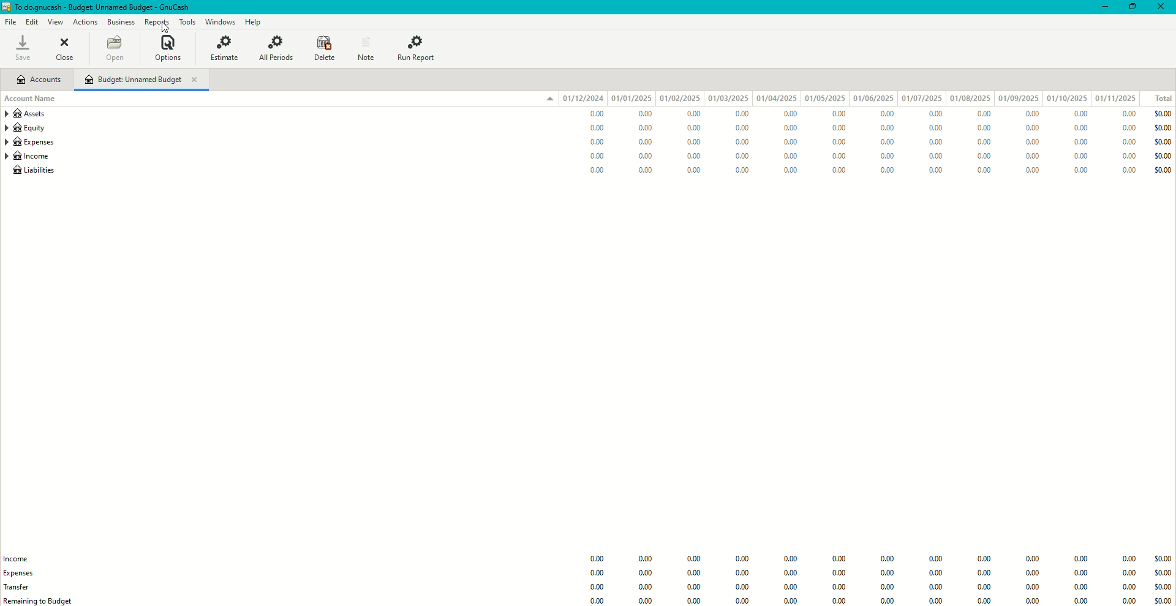 The image size is (1176, 606). Describe the element at coordinates (649, 588) in the screenshot. I see `0.00` at that location.